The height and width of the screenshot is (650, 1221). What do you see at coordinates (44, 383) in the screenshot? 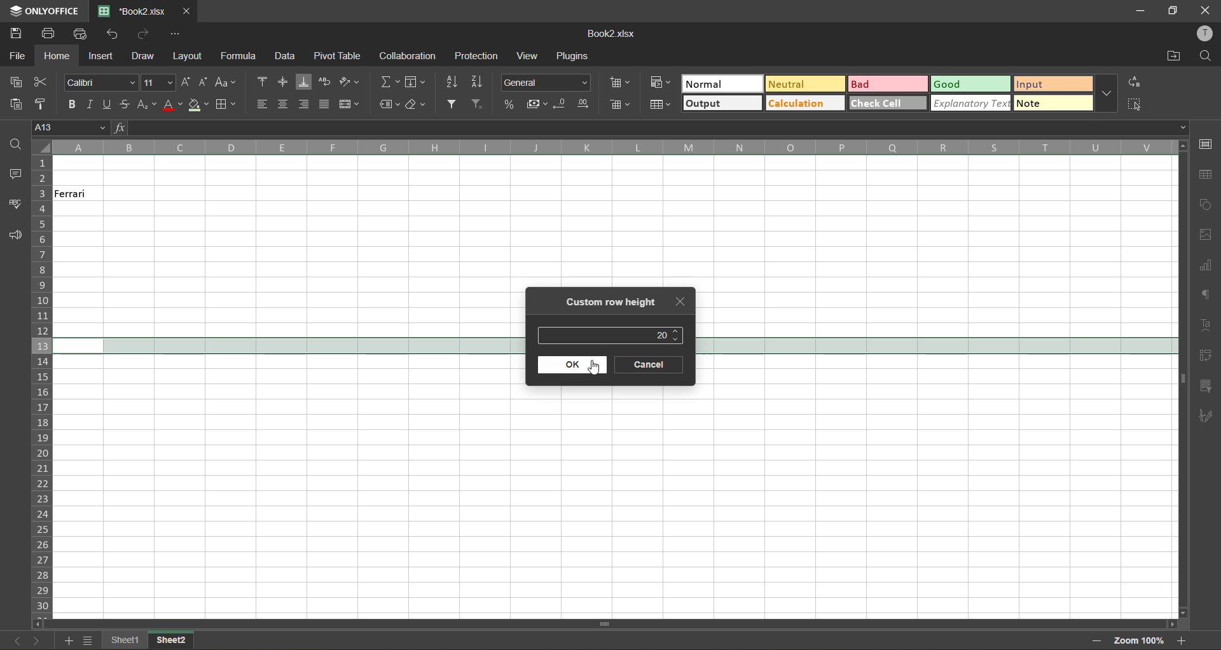
I see `row numbers` at bounding box center [44, 383].